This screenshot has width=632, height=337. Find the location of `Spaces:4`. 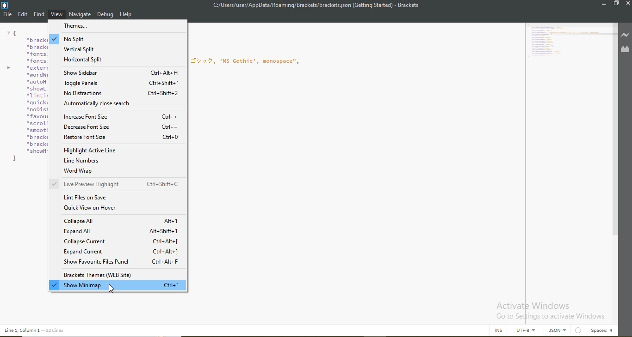

Spaces:4 is located at coordinates (602, 331).